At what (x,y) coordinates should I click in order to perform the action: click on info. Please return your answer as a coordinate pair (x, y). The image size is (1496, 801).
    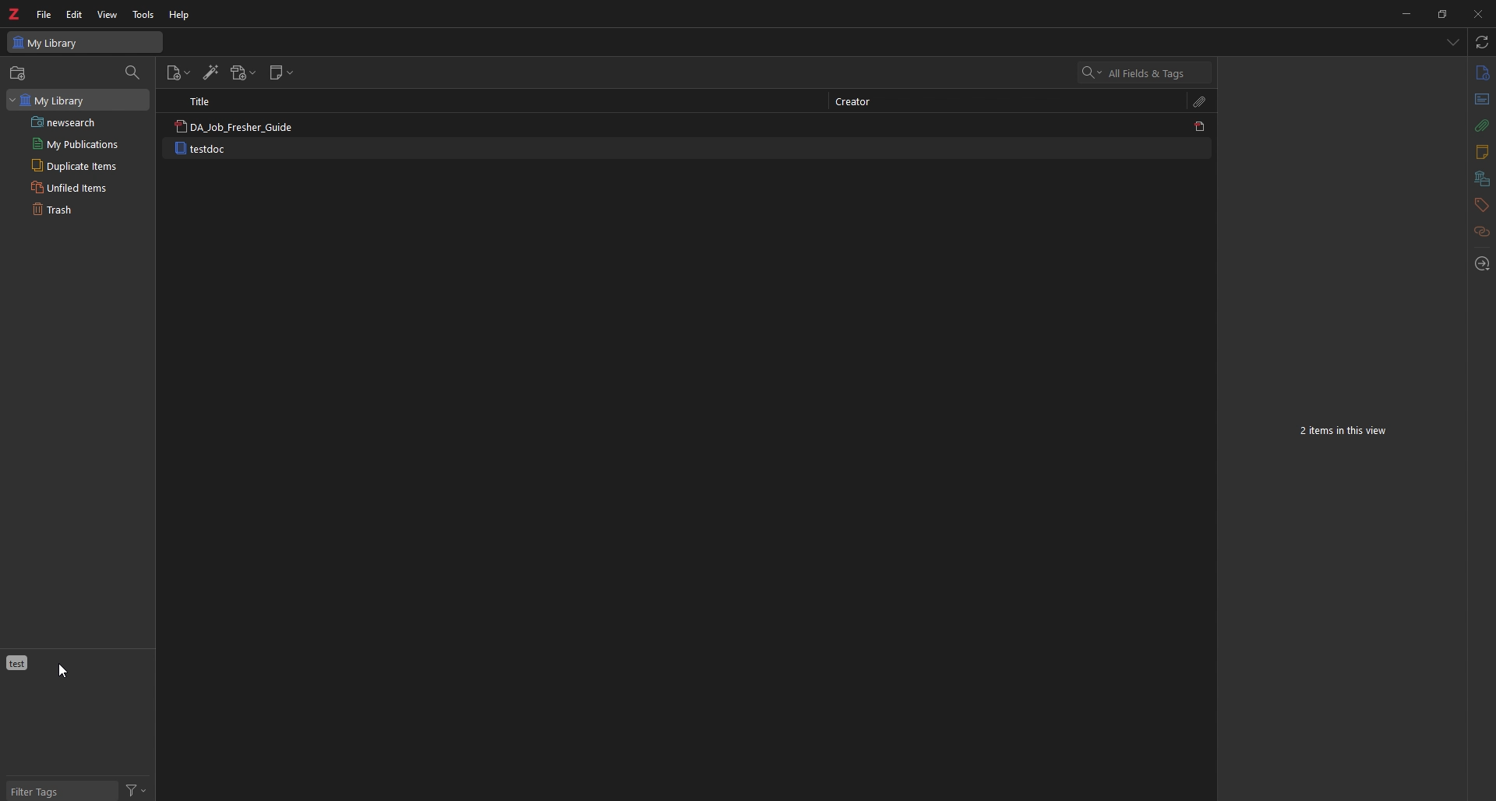
    Looking at the image, I should click on (1482, 73).